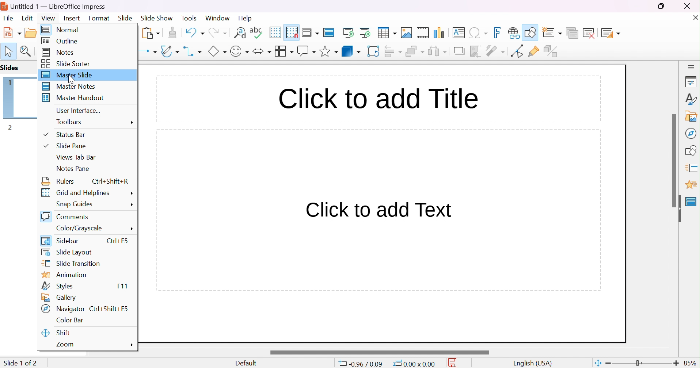 The width and height of the screenshot is (700, 368). What do you see at coordinates (414, 364) in the screenshot?
I see `0.00*0.00` at bounding box center [414, 364].